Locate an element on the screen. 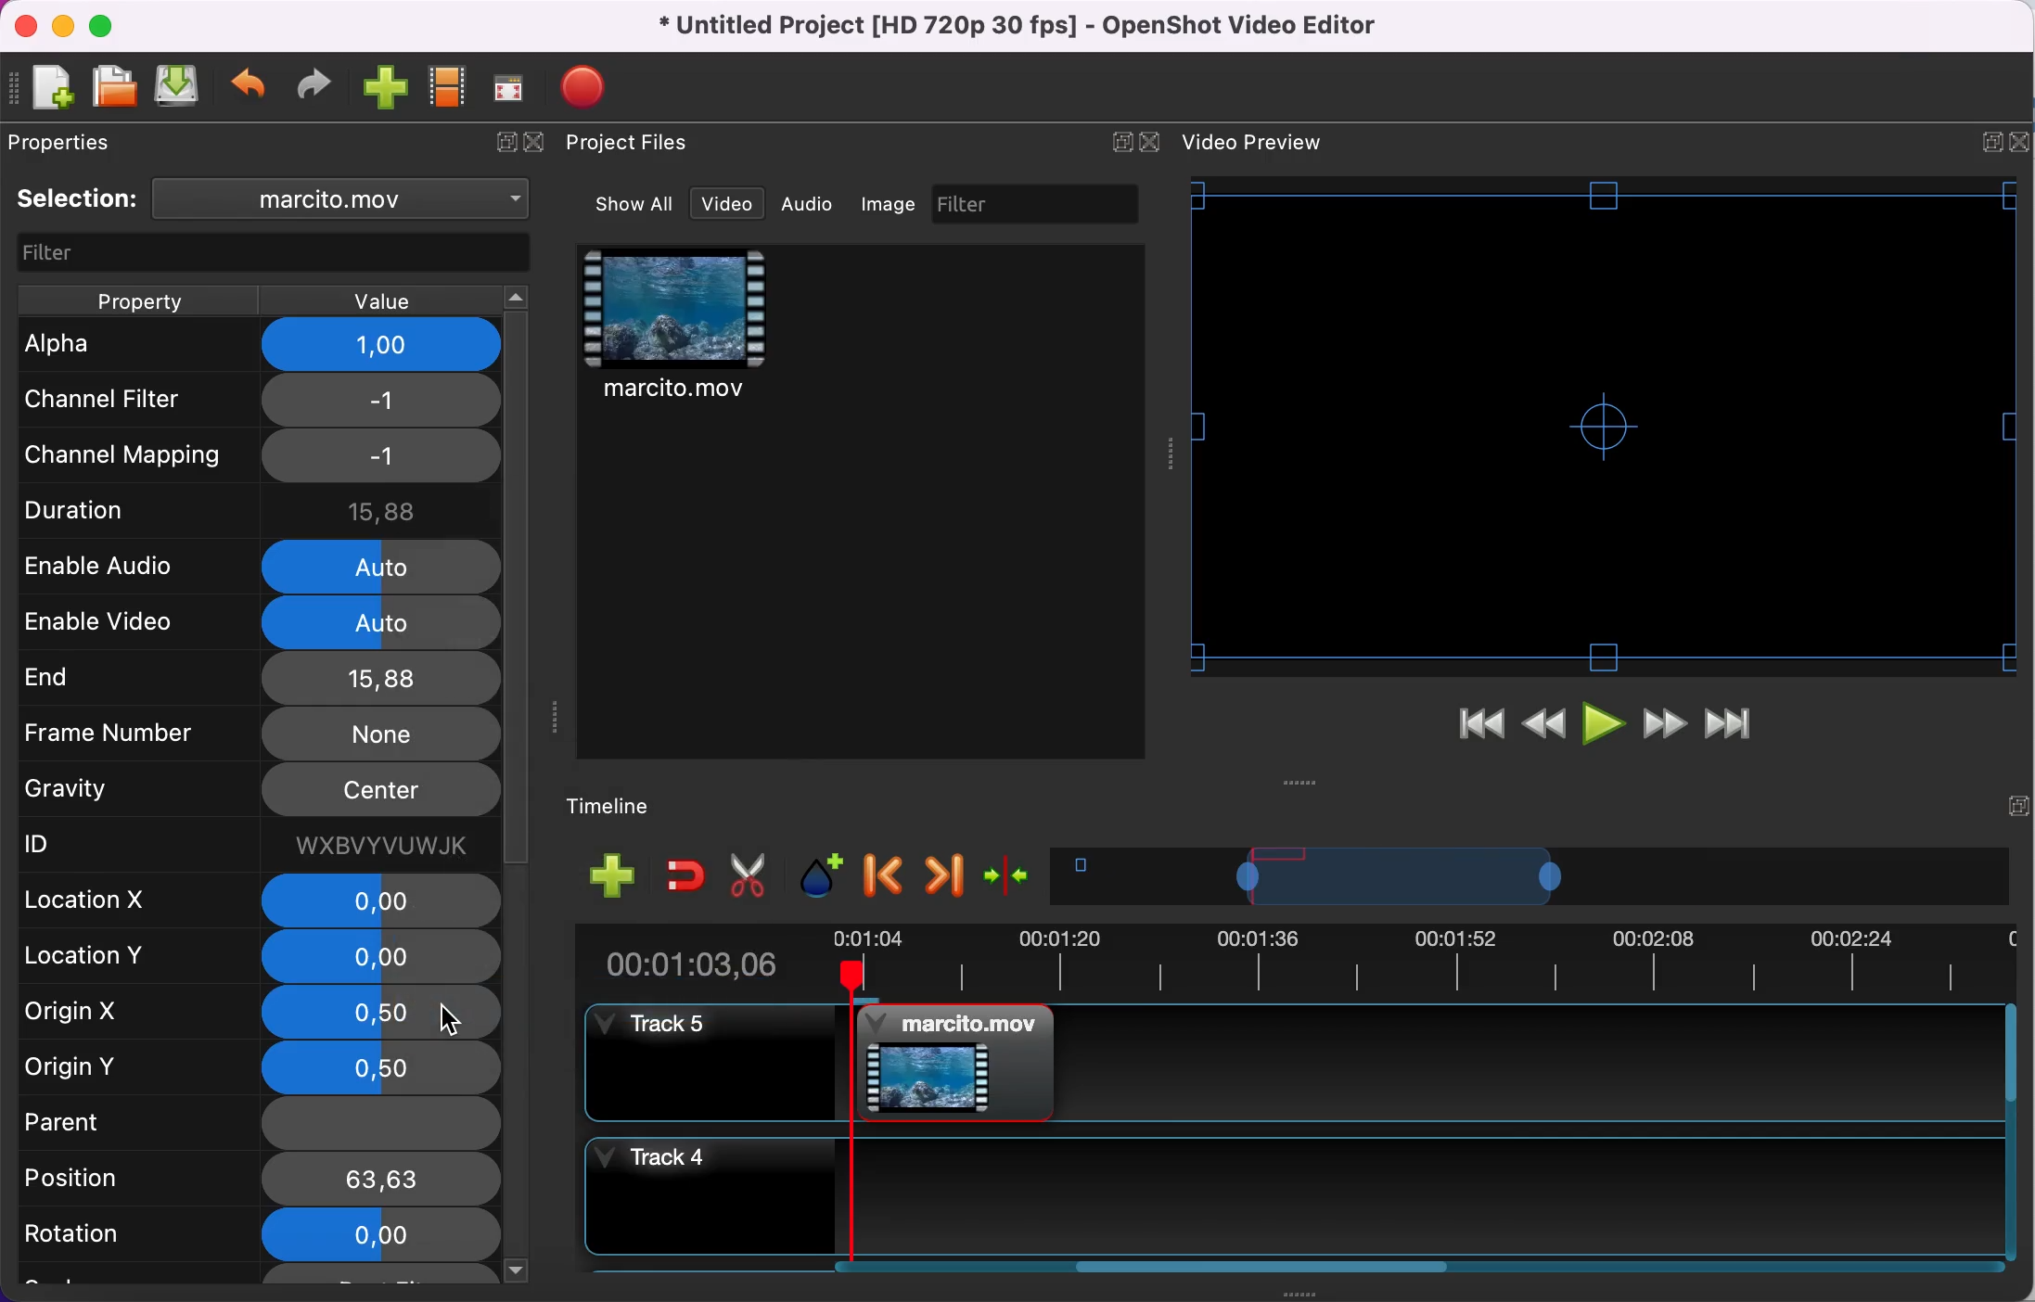  undo is located at coordinates (250, 88).